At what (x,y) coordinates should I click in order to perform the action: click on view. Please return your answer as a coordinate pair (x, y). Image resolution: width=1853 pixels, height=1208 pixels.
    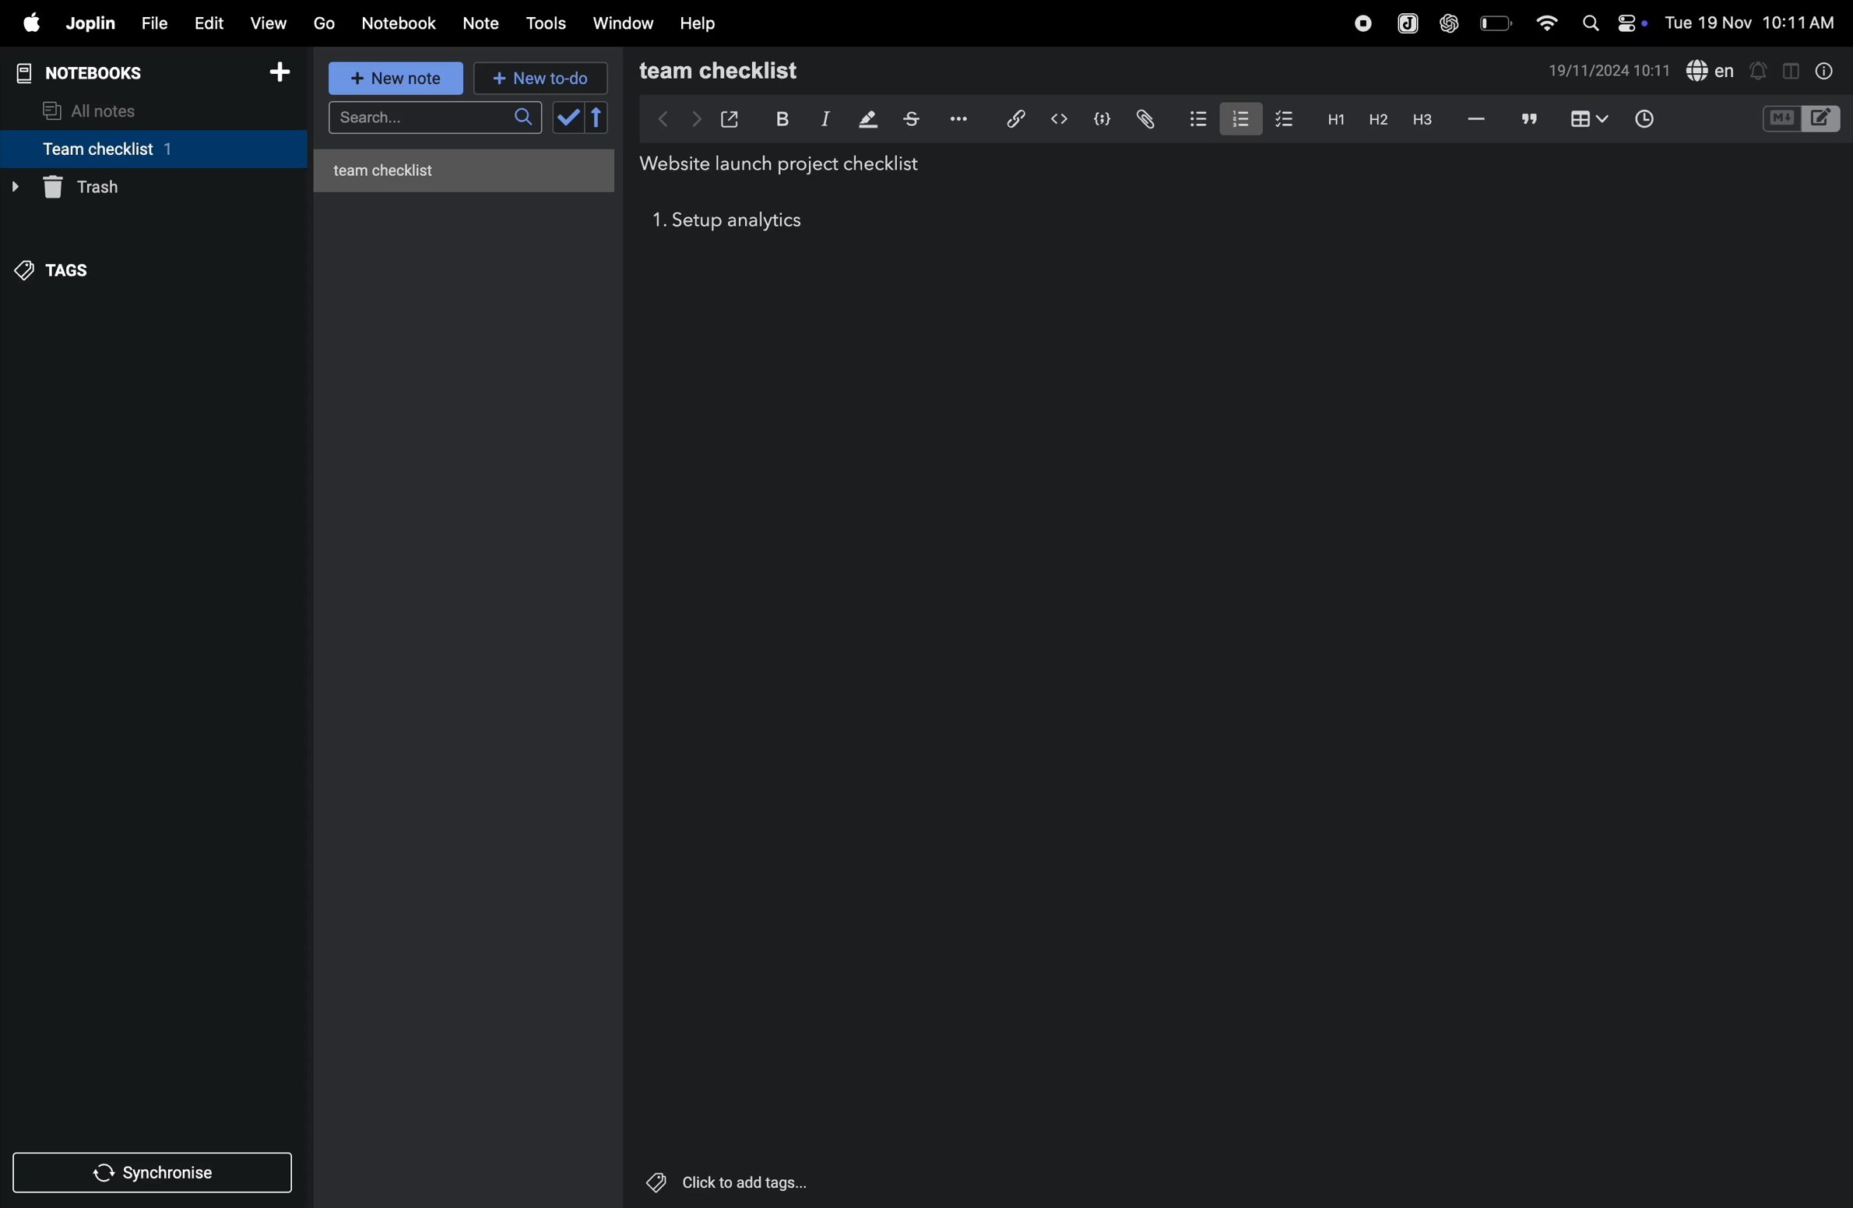
    Looking at the image, I should click on (272, 21).